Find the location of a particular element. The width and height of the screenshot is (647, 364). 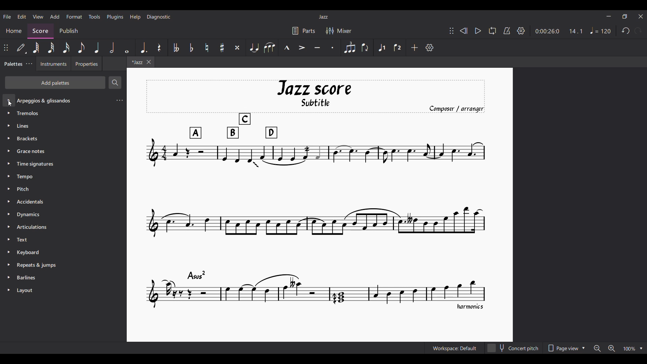

Parts settings is located at coordinates (304, 31).